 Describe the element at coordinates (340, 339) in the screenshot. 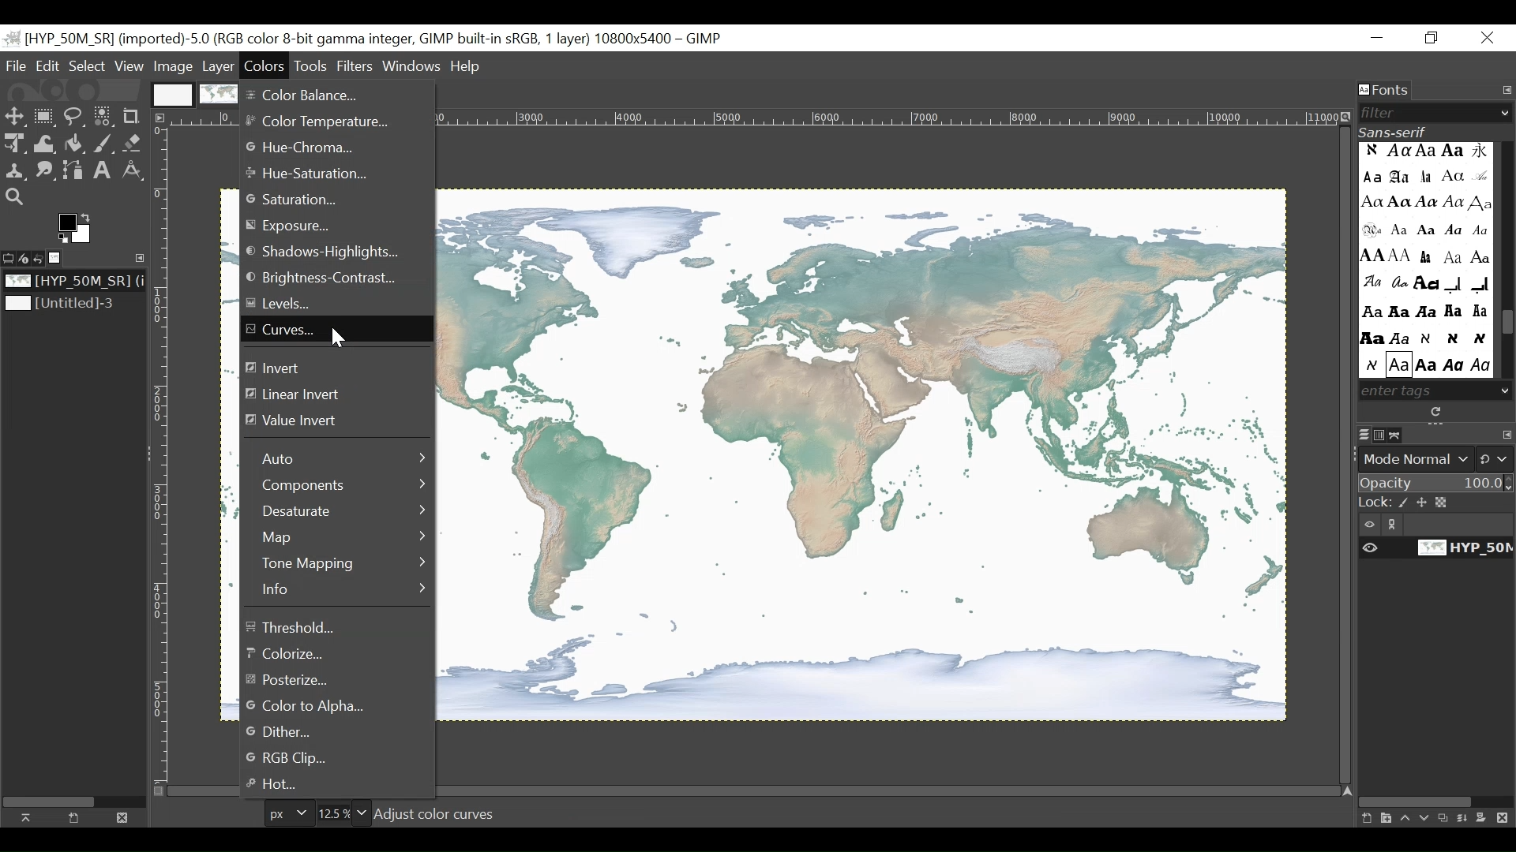

I see `cursor` at that location.